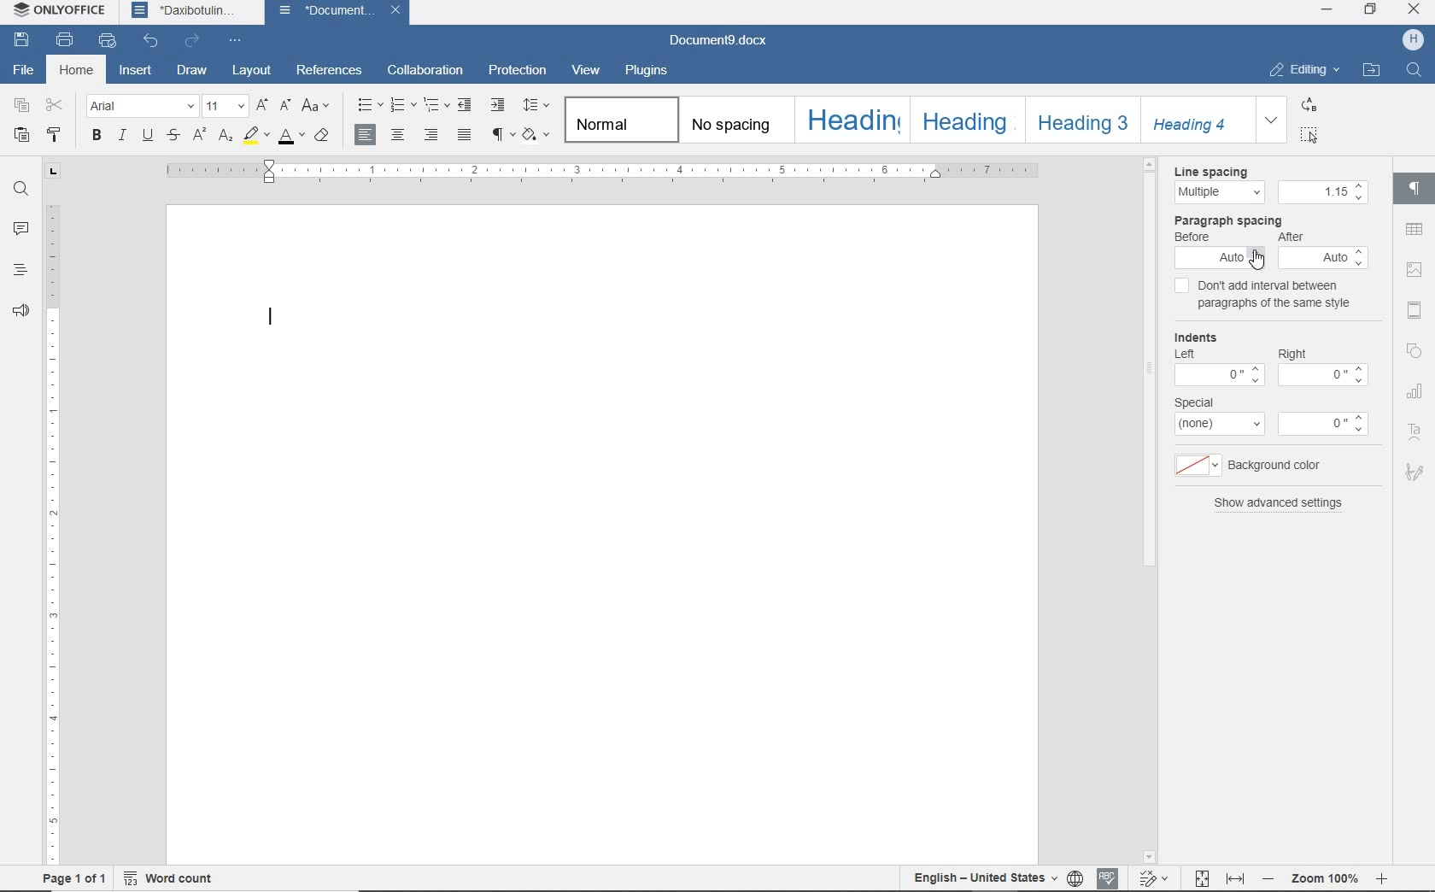 This screenshot has height=892, width=1435. Describe the element at coordinates (21, 43) in the screenshot. I see `save` at that location.